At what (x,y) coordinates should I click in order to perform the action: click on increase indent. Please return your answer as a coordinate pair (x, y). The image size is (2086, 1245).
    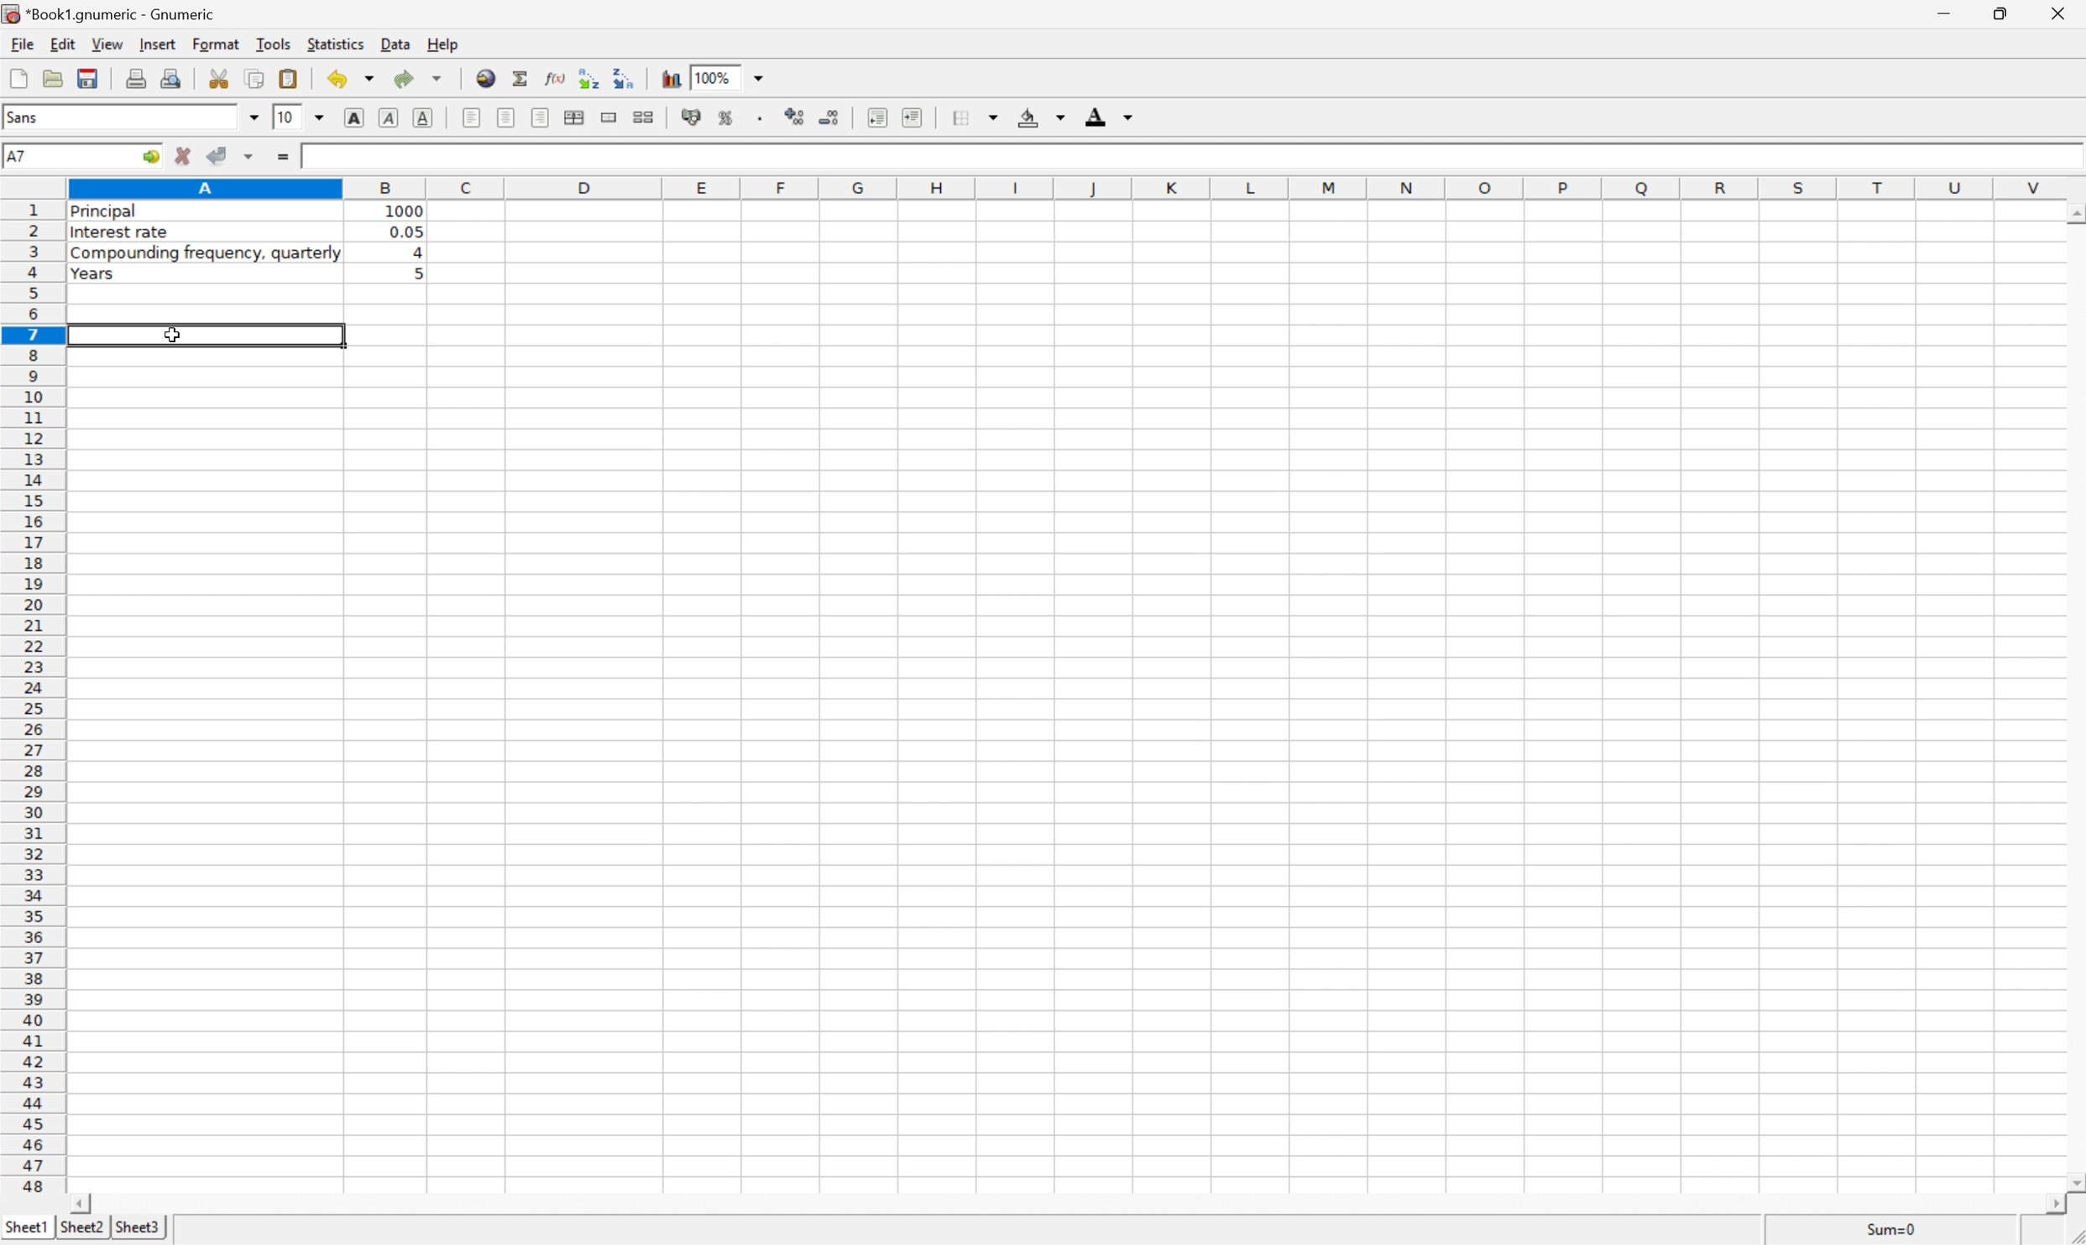
    Looking at the image, I should click on (914, 117).